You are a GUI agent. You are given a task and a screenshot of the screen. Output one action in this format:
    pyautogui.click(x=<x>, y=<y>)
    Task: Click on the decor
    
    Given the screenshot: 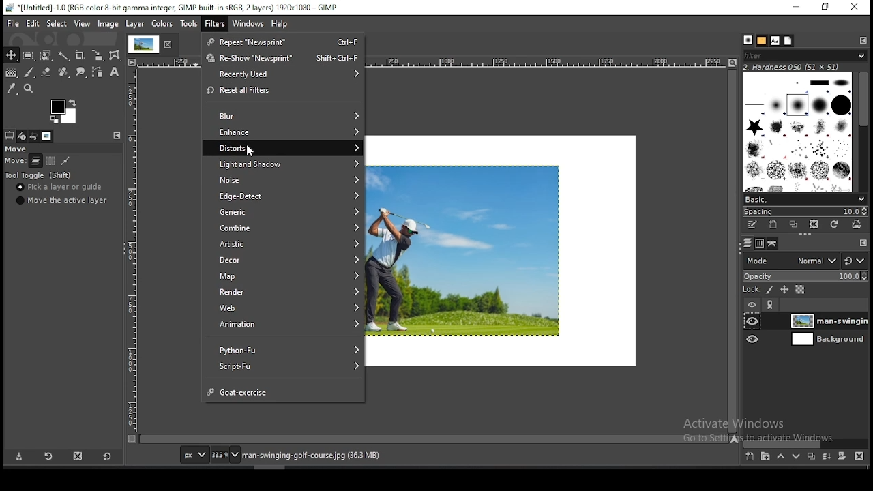 What is the action you would take?
    pyautogui.click(x=282, y=261)
    